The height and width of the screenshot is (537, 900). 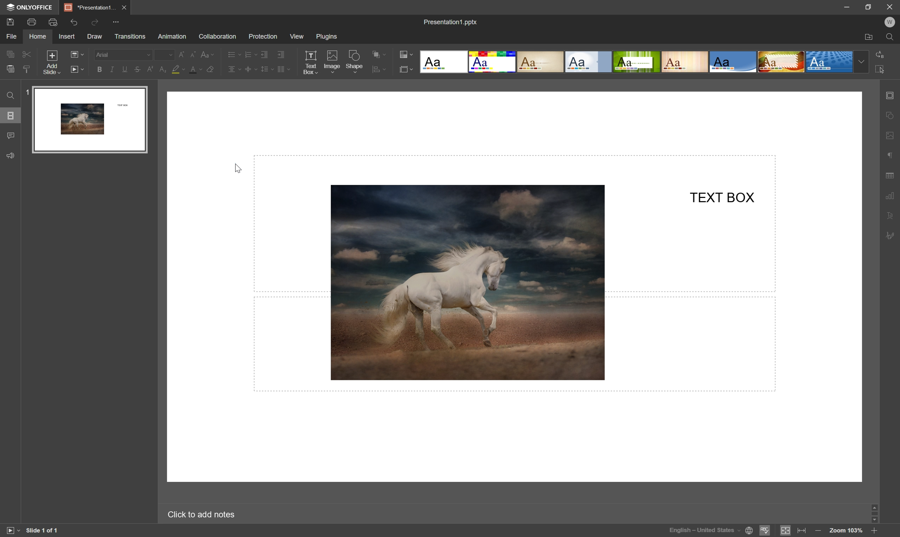 What do you see at coordinates (846, 531) in the screenshot?
I see `zoom 100%` at bounding box center [846, 531].